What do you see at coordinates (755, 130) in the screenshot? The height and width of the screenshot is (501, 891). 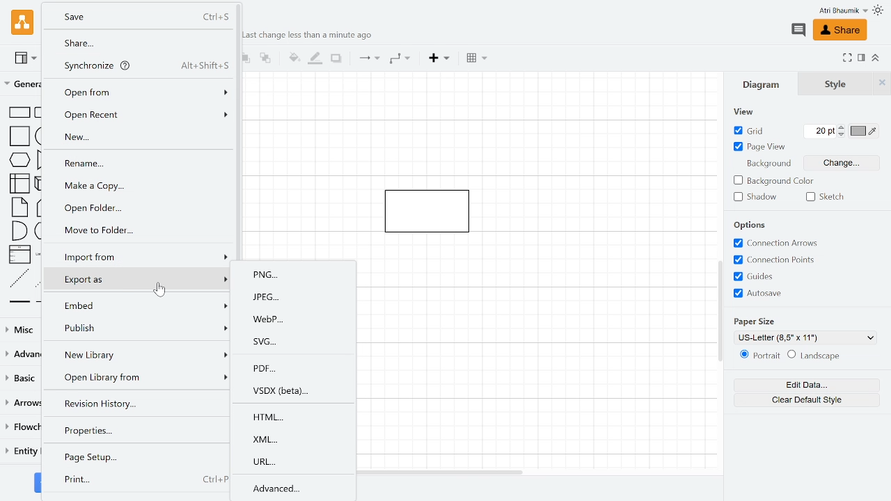 I see `Grid` at bounding box center [755, 130].